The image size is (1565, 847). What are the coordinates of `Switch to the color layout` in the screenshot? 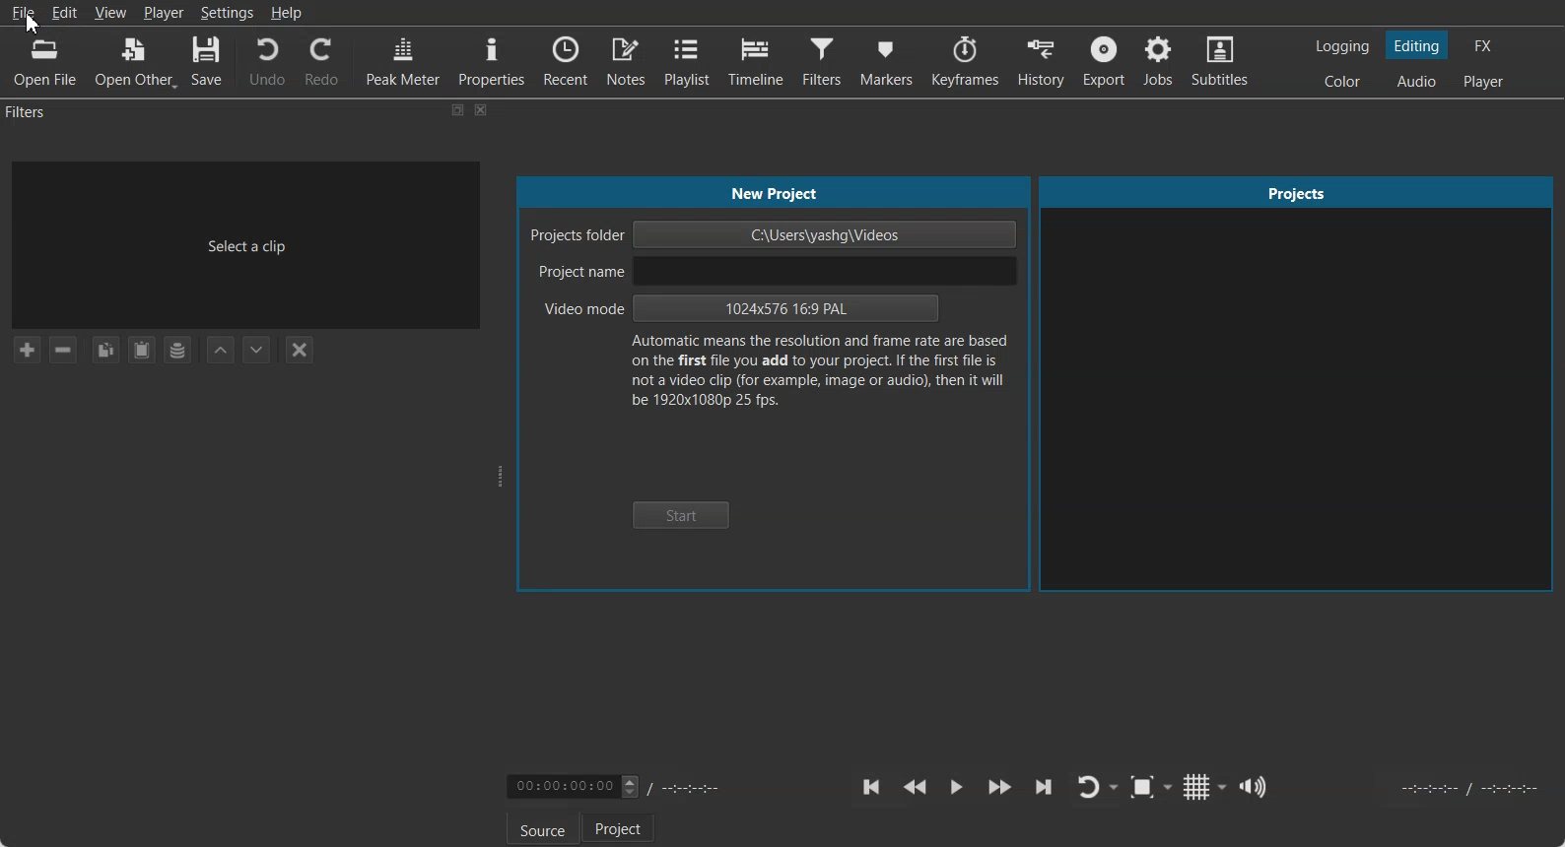 It's located at (1344, 81).